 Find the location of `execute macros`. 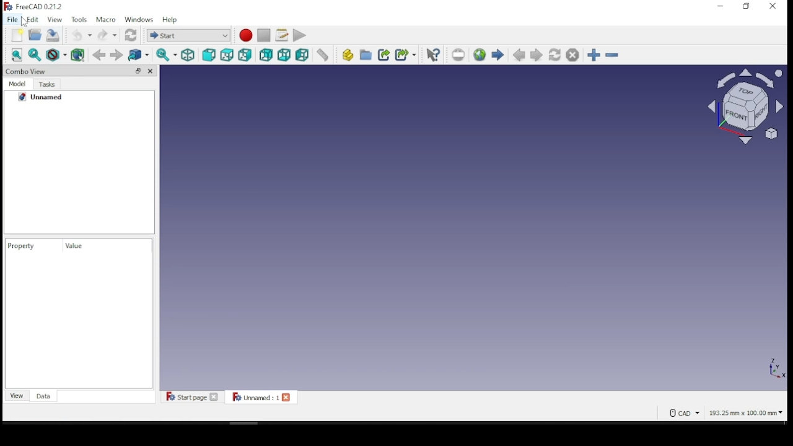

execute macros is located at coordinates (299, 36).